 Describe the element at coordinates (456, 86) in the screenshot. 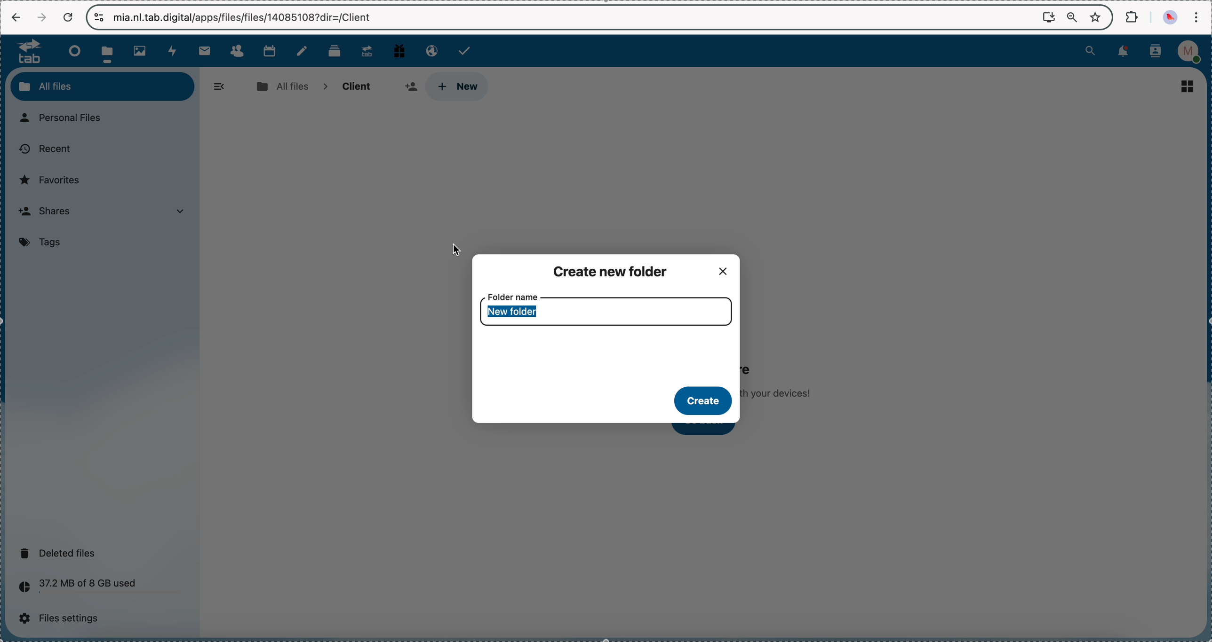

I see `click on new button` at that location.